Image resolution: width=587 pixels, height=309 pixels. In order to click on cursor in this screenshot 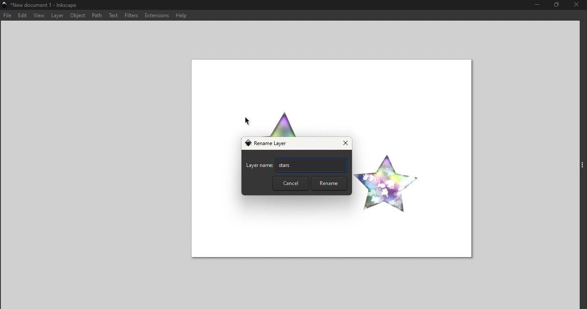, I will do `click(248, 122)`.